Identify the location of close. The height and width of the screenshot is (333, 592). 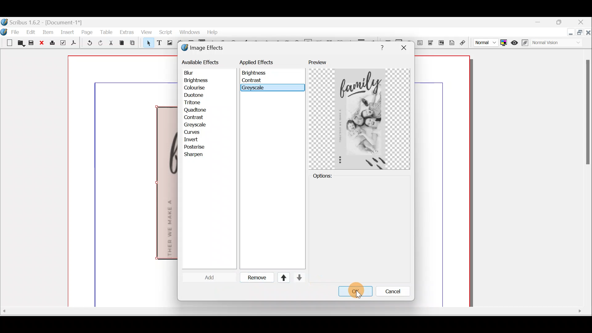
(405, 47).